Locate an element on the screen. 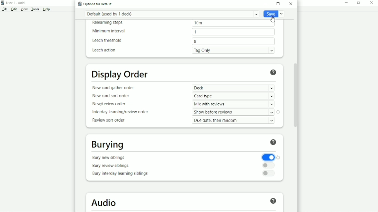  Vertical scrollbar is located at coordinates (298, 92).